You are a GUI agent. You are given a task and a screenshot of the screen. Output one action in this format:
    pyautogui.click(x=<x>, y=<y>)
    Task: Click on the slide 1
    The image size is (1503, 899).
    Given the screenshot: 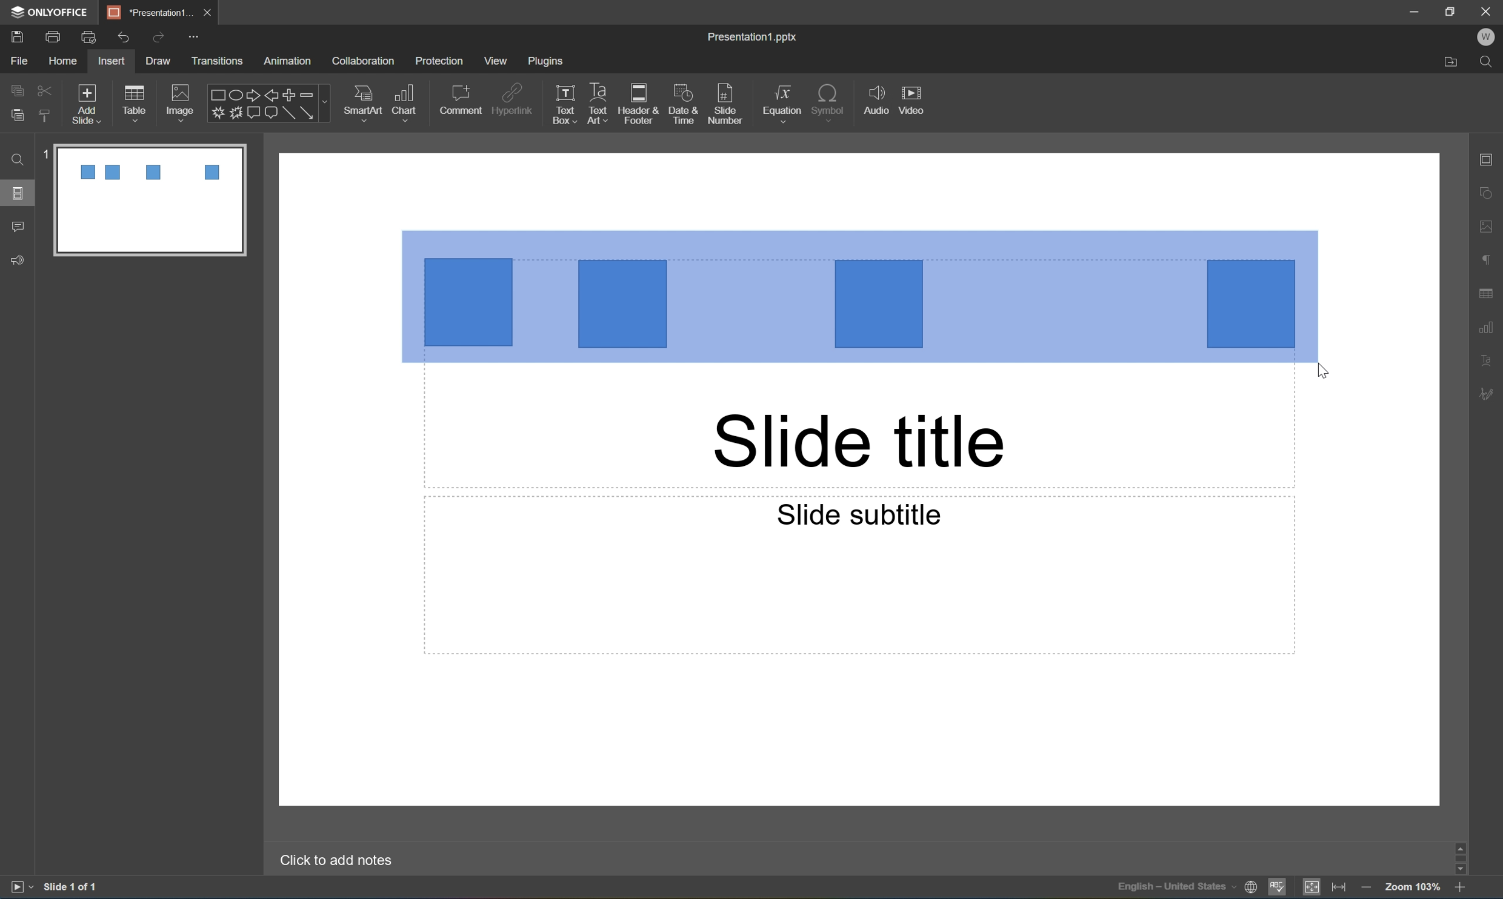 What is the action you would take?
    pyautogui.click(x=141, y=199)
    